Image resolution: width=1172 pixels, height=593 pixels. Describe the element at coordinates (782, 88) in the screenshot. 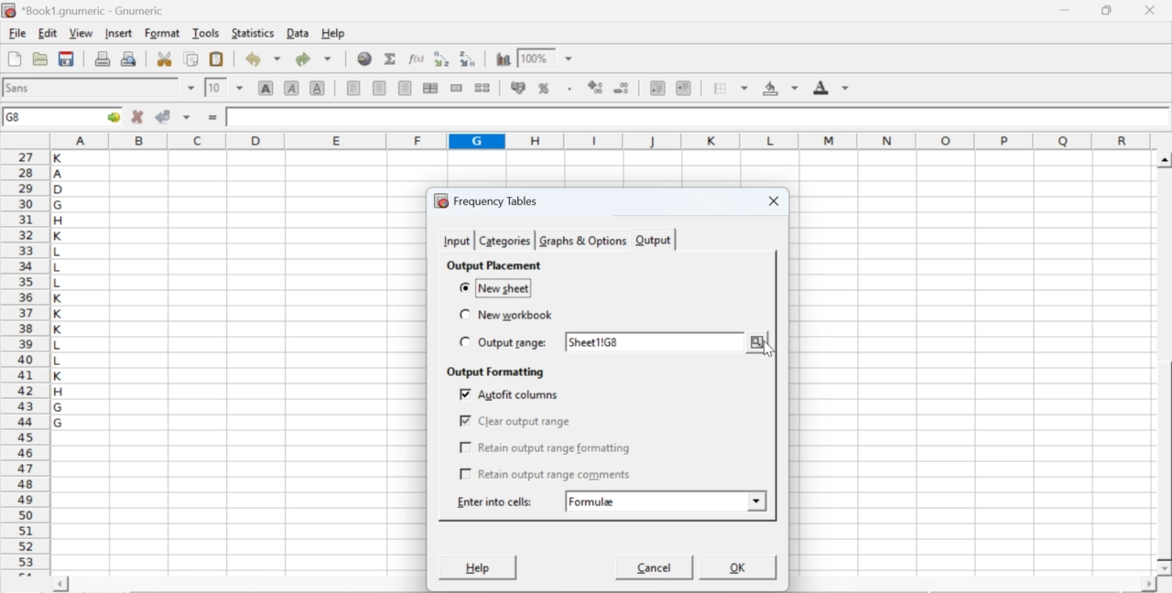

I see `background` at that location.